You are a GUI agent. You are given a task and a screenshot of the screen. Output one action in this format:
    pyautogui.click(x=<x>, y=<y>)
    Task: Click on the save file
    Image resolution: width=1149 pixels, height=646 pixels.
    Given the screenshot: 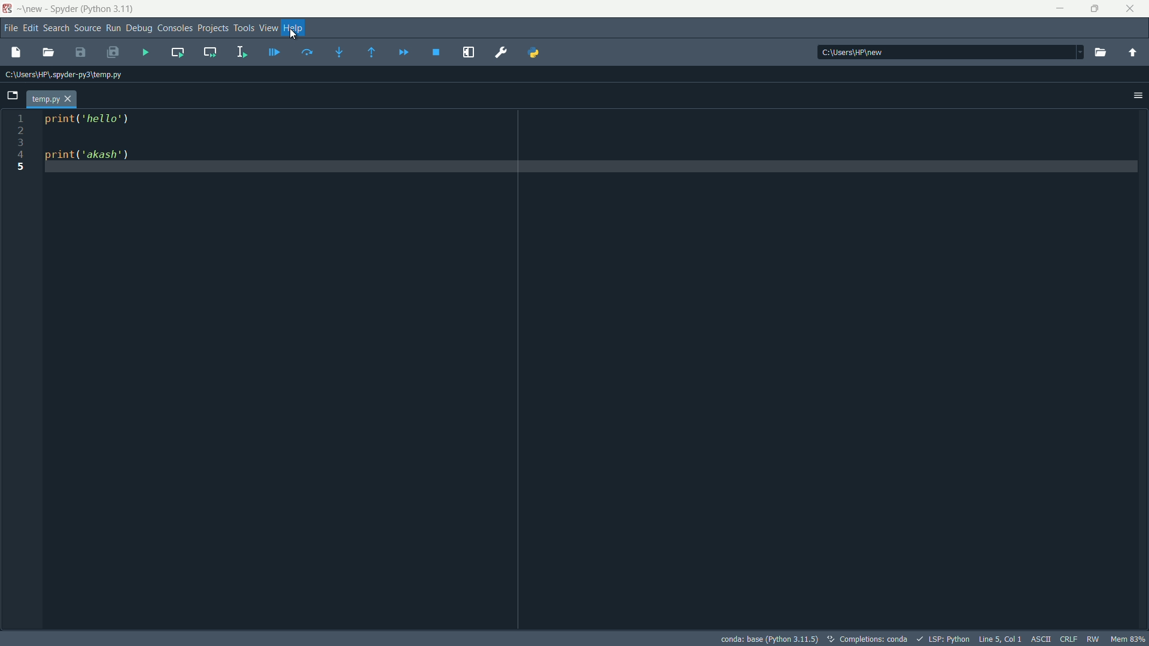 What is the action you would take?
    pyautogui.click(x=81, y=53)
    